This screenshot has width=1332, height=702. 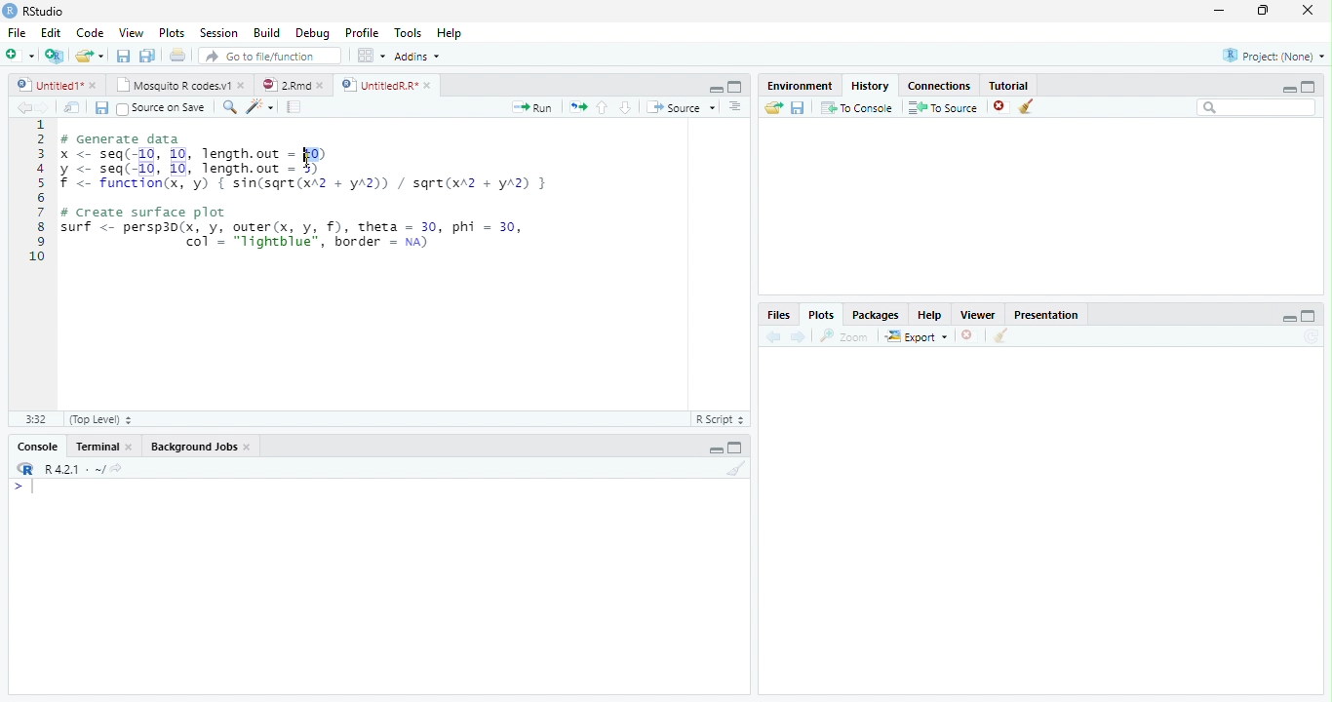 What do you see at coordinates (97, 447) in the screenshot?
I see `Terminal` at bounding box center [97, 447].